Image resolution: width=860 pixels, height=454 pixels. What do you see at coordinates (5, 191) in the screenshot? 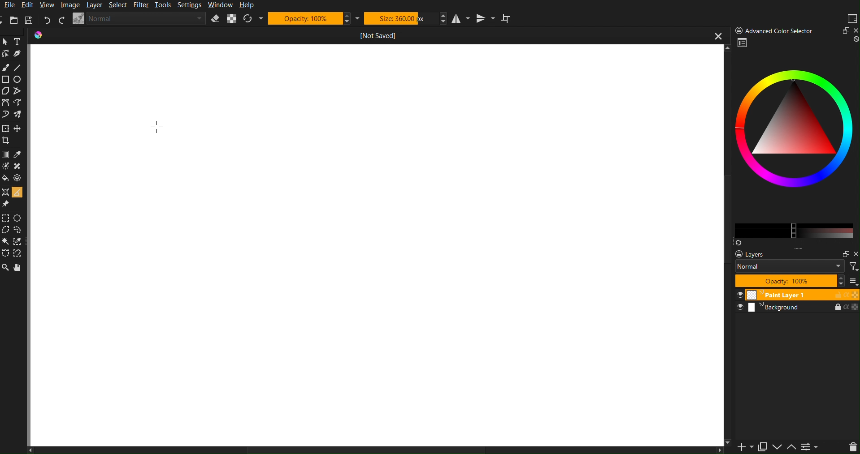
I see `Assistant Tool` at bounding box center [5, 191].